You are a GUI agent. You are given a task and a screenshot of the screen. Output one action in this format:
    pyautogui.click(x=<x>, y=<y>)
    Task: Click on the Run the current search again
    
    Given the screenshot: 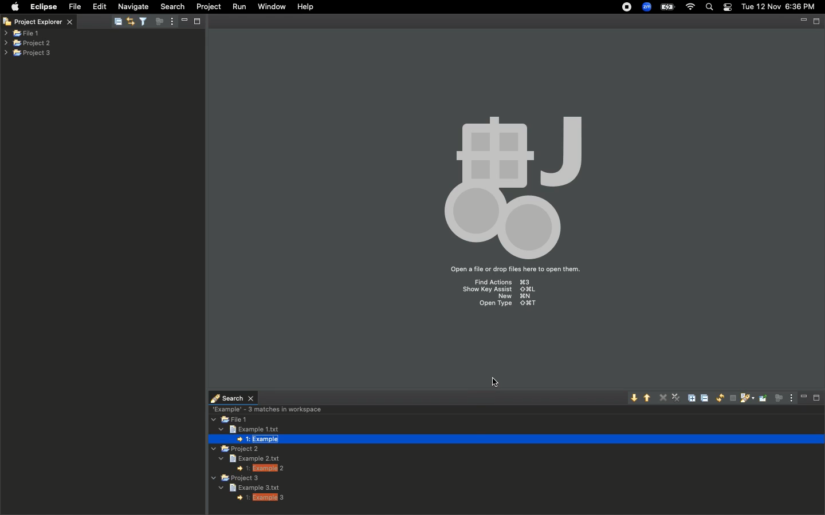 What is the action you would take?
    pyautogui.click(x=717, y=398)
    